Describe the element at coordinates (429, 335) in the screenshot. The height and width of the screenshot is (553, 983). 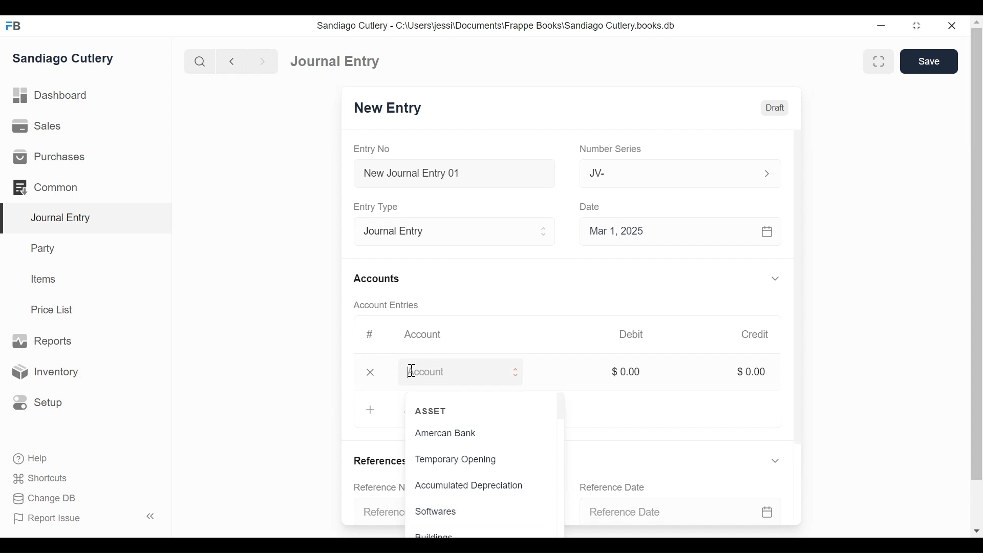
I see `Account` at that location.